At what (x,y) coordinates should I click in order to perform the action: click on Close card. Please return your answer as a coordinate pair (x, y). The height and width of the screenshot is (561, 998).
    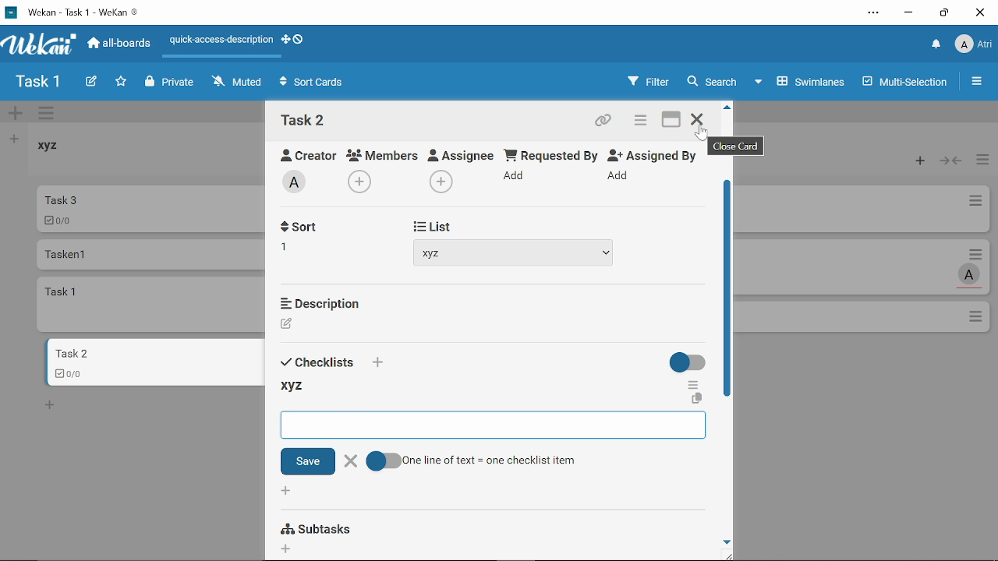
    Looking at the image, I should click on (699, 122).